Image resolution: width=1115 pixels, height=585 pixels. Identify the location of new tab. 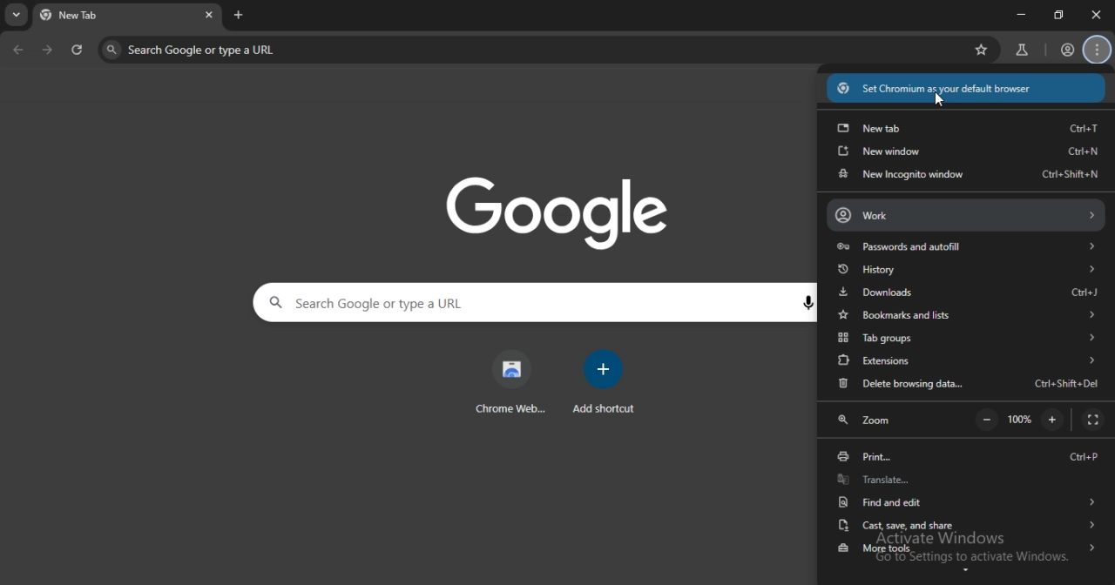
(966, 125).